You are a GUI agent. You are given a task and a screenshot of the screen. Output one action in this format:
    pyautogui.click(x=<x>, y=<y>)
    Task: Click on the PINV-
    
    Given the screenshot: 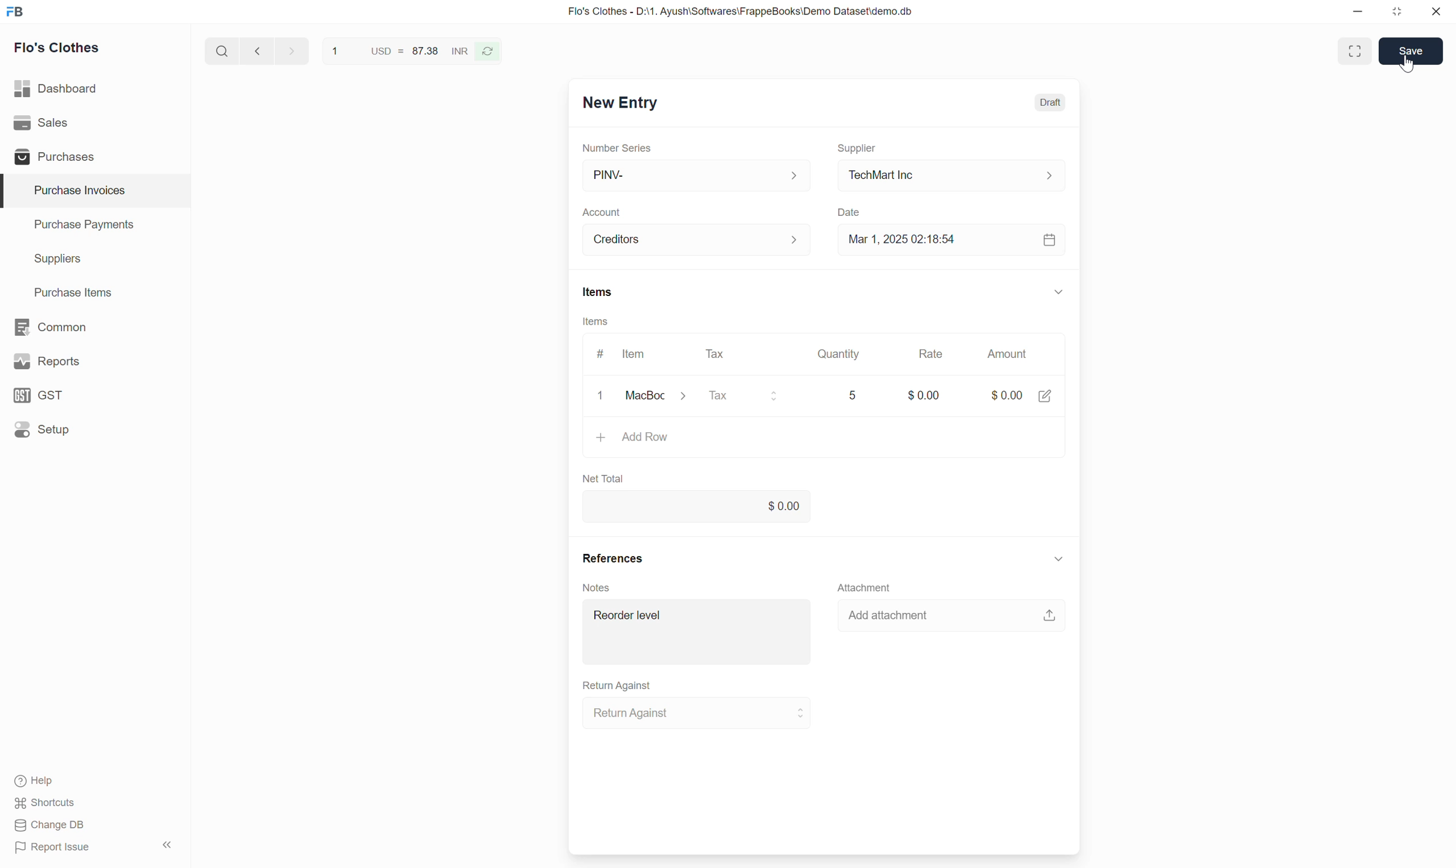 What is the action you would take?
    pyautogui.click(x=696, y=176)
    